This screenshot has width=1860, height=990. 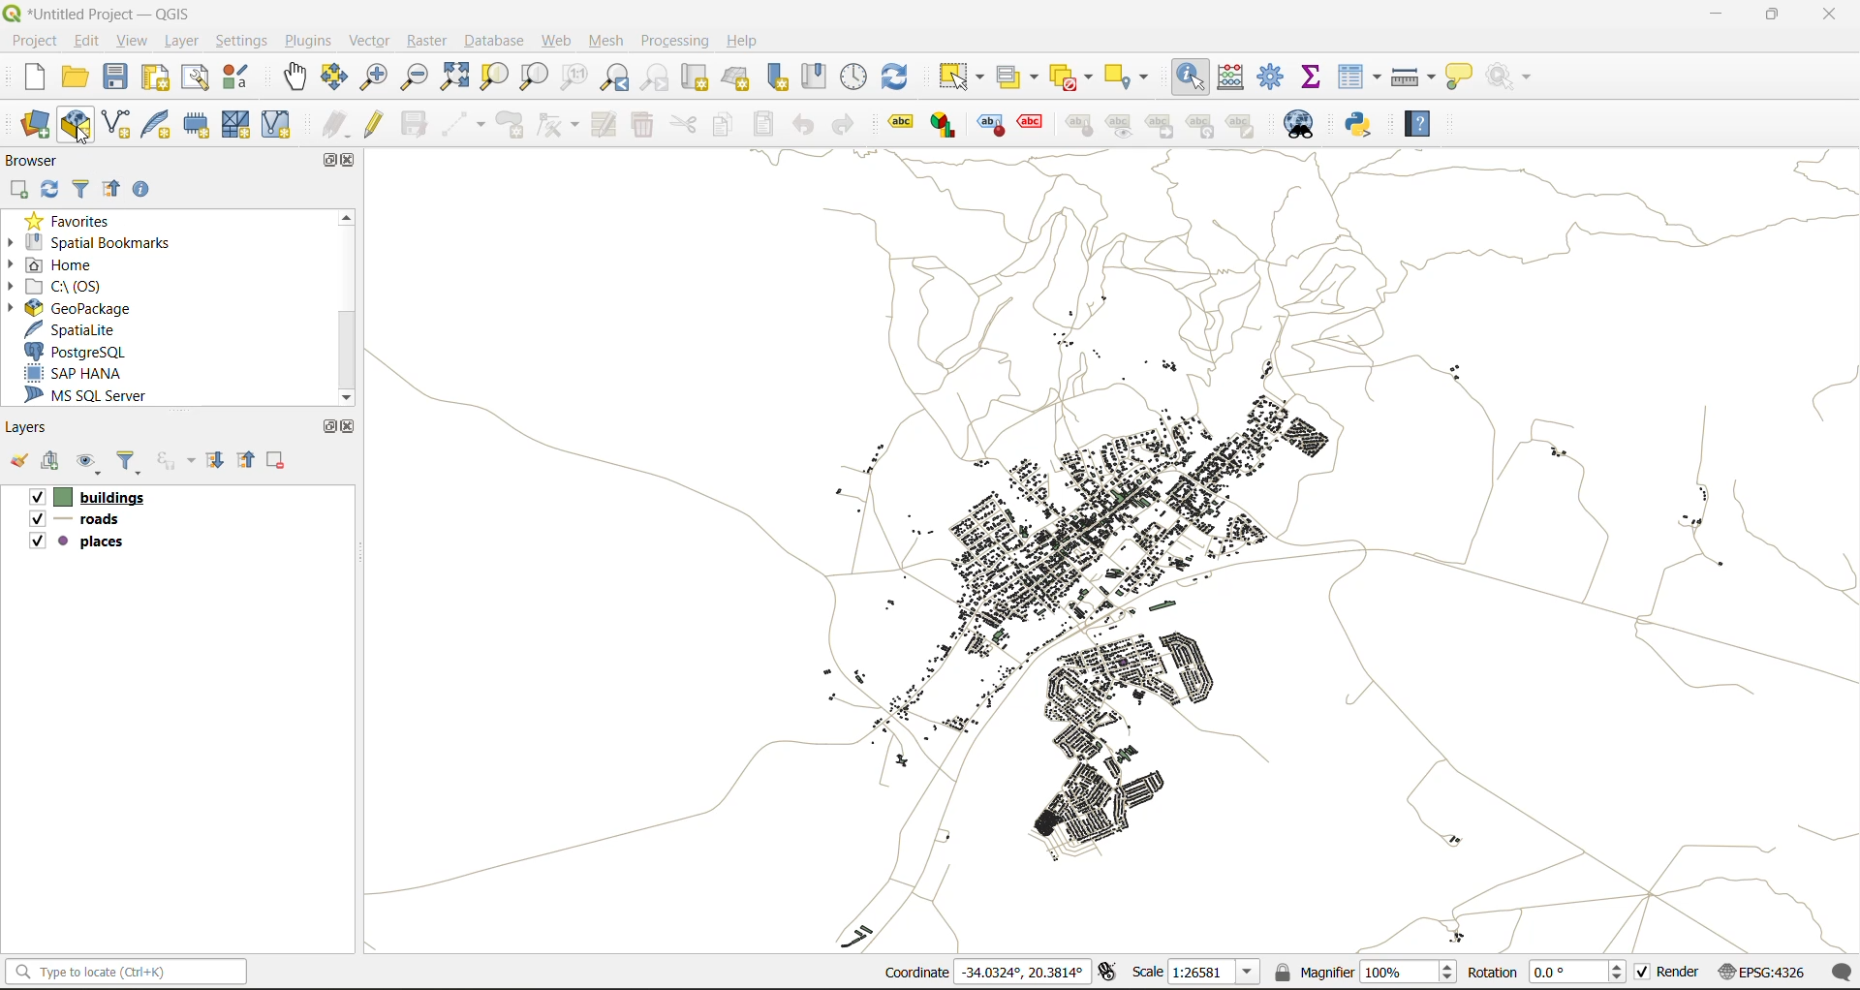 What do you see at coordinates (1272, 77) in the screenshot?
I see `control panel` at bounding box center [1272, 77].